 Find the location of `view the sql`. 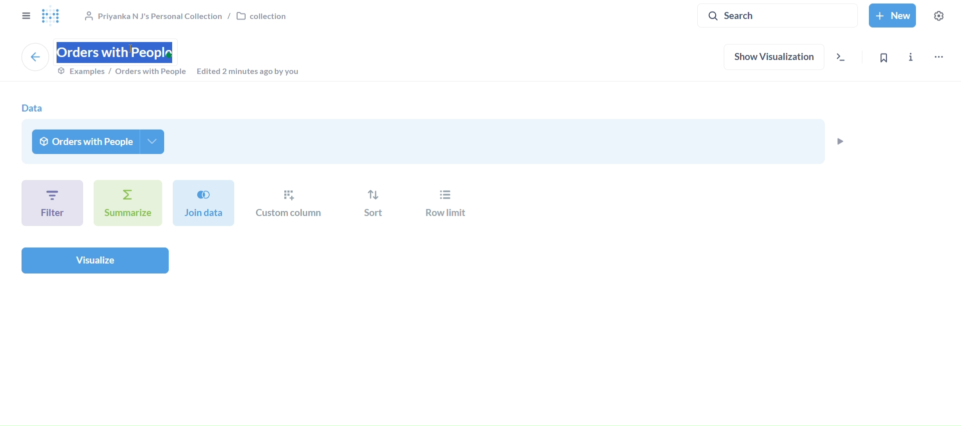

view the sql is located at coordinates (844, 59).